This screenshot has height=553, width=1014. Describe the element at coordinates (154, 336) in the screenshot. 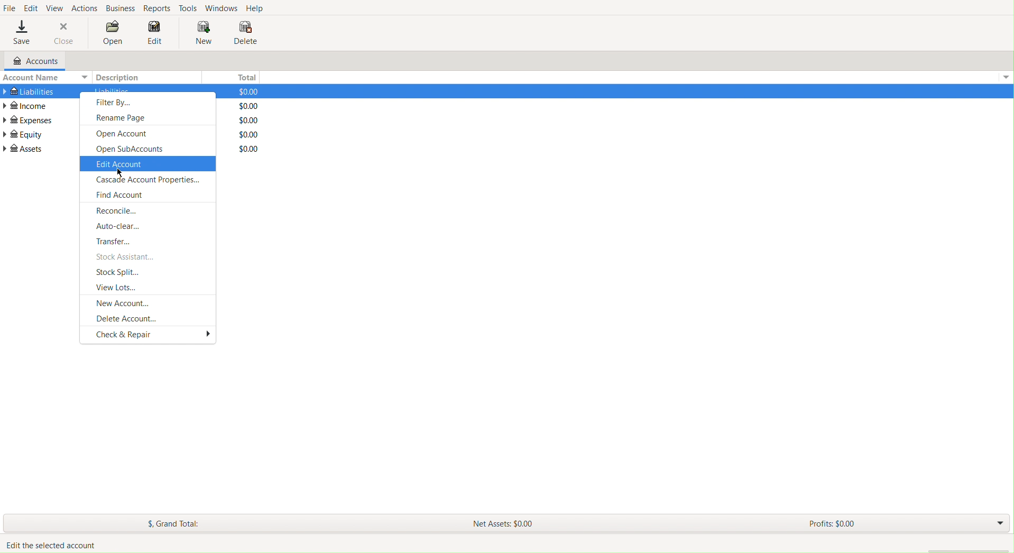

I see `Check & Repair` at that location.